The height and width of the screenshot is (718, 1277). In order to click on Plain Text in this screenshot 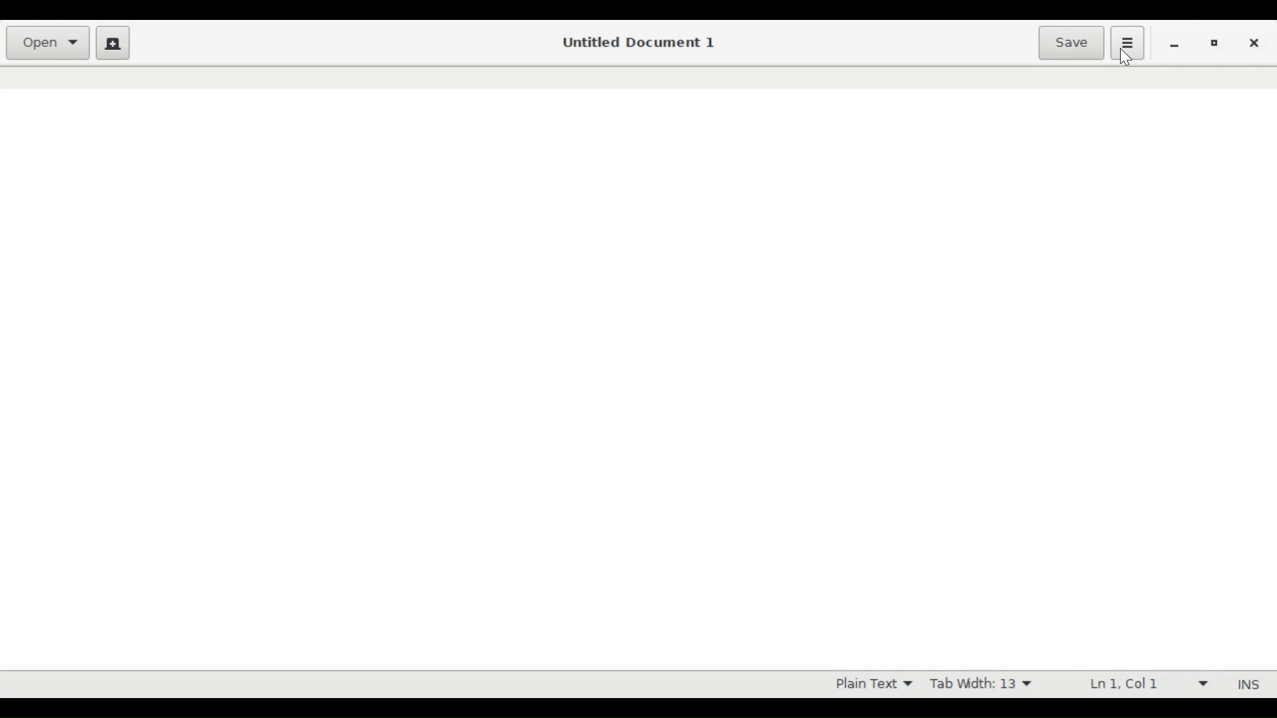, I will do `click(868, 683)`.